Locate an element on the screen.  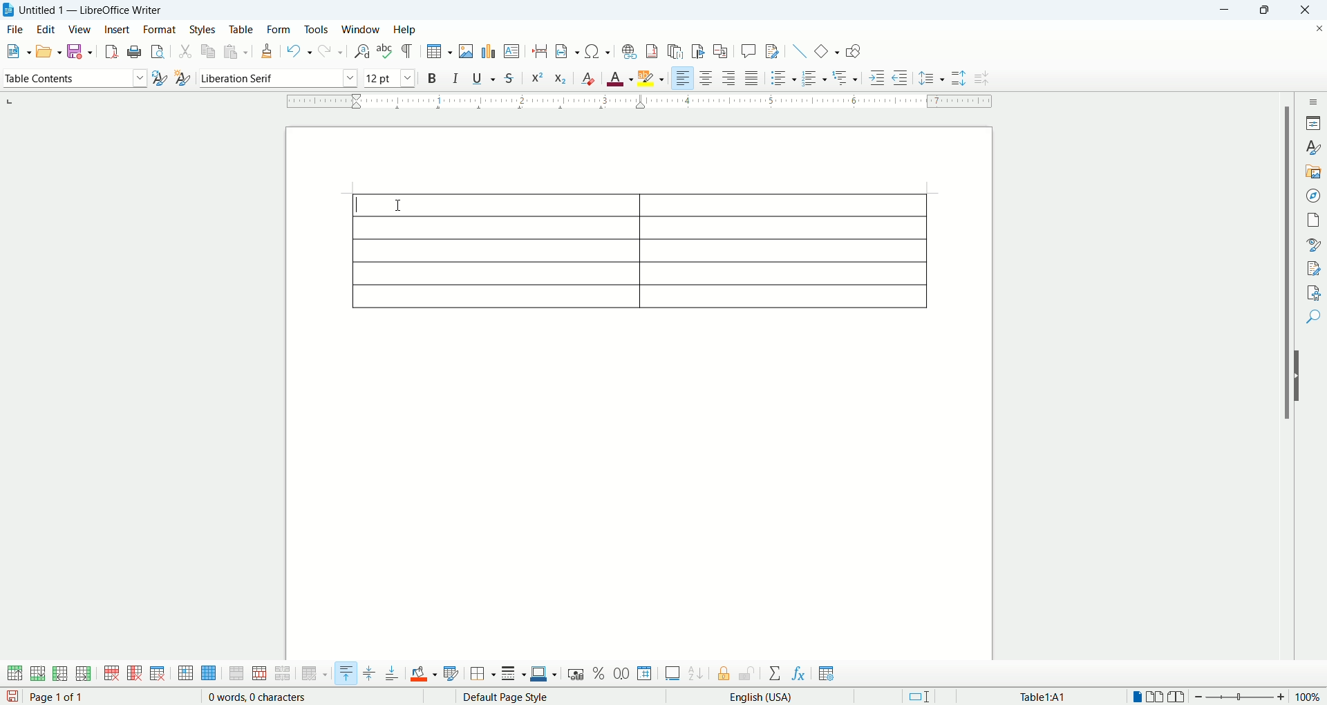
standar selection is located at coordinates (922, 697).